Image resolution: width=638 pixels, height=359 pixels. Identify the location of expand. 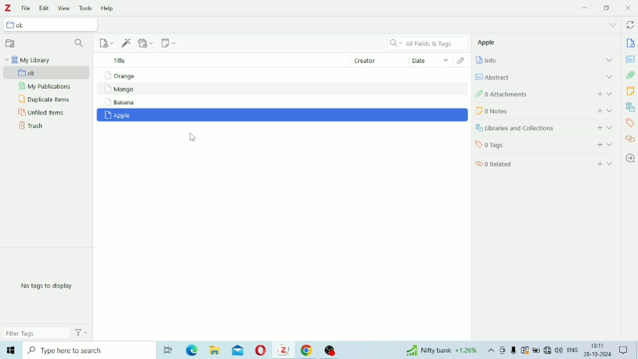
(611, 111).